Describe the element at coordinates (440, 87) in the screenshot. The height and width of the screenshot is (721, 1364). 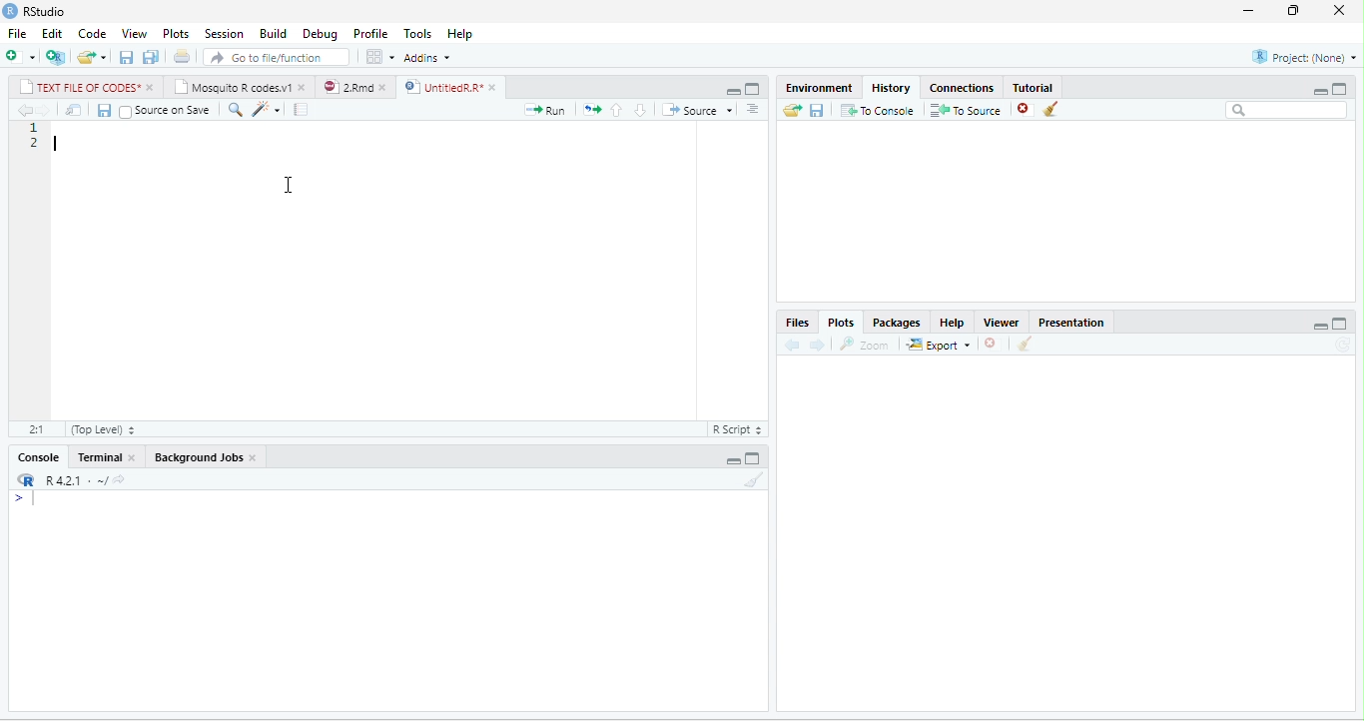
I see `UntitledR.R` at that location.